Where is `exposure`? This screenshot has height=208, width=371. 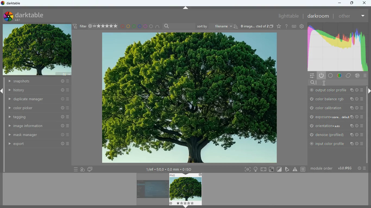
exposure is located at coordinates (335, 117).